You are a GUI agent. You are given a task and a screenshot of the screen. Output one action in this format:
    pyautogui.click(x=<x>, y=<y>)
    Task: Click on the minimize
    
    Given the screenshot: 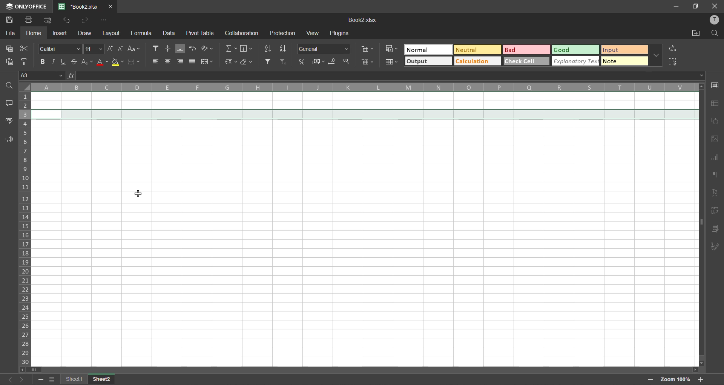 What is the action you would take?
    pyautogui.click(x=675, y=6)
    